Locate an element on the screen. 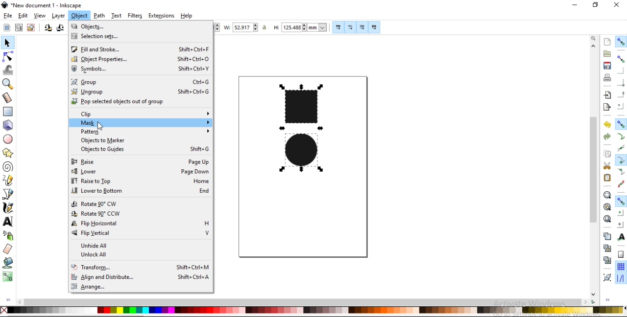 The height and width of the screenshot is (317, 627). create rectangles and squares is located at coordinates (8, 112).